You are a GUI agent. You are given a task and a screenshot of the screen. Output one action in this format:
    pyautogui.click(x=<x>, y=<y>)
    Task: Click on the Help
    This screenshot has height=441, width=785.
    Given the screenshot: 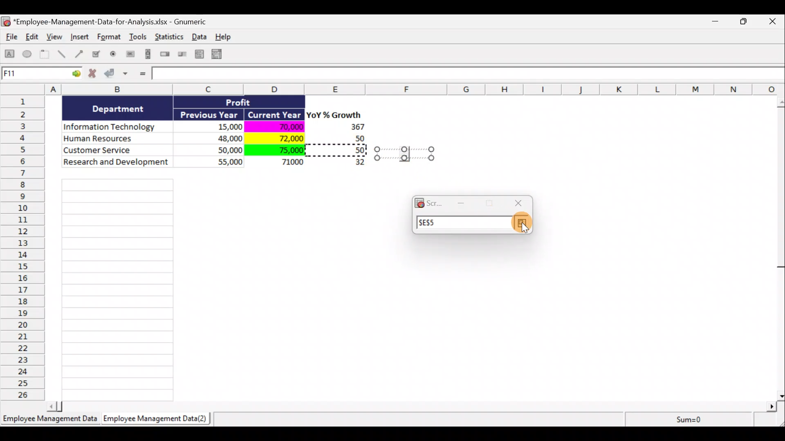 What is the action you would take?
    pyautogui.click(x=228, y=37)
    